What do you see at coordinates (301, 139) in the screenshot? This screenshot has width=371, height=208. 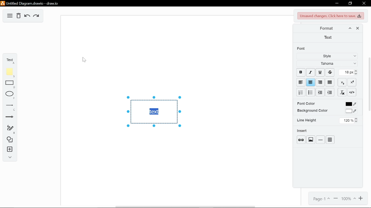 I see `link` at bounding box center [301, 139].